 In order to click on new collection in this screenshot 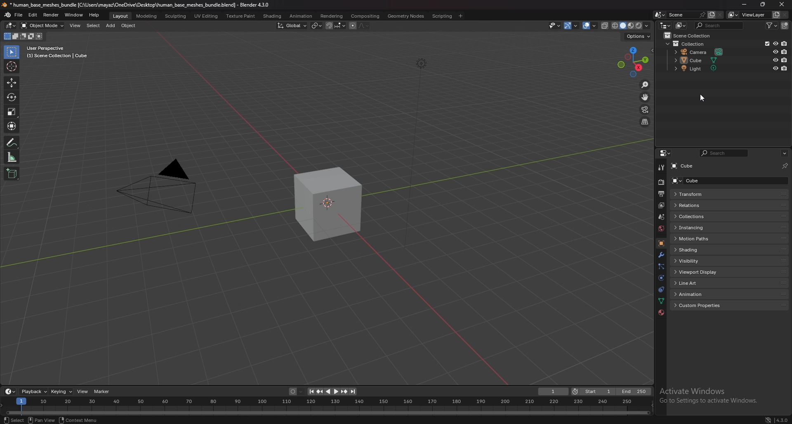, I will do `click(786, 25)`.